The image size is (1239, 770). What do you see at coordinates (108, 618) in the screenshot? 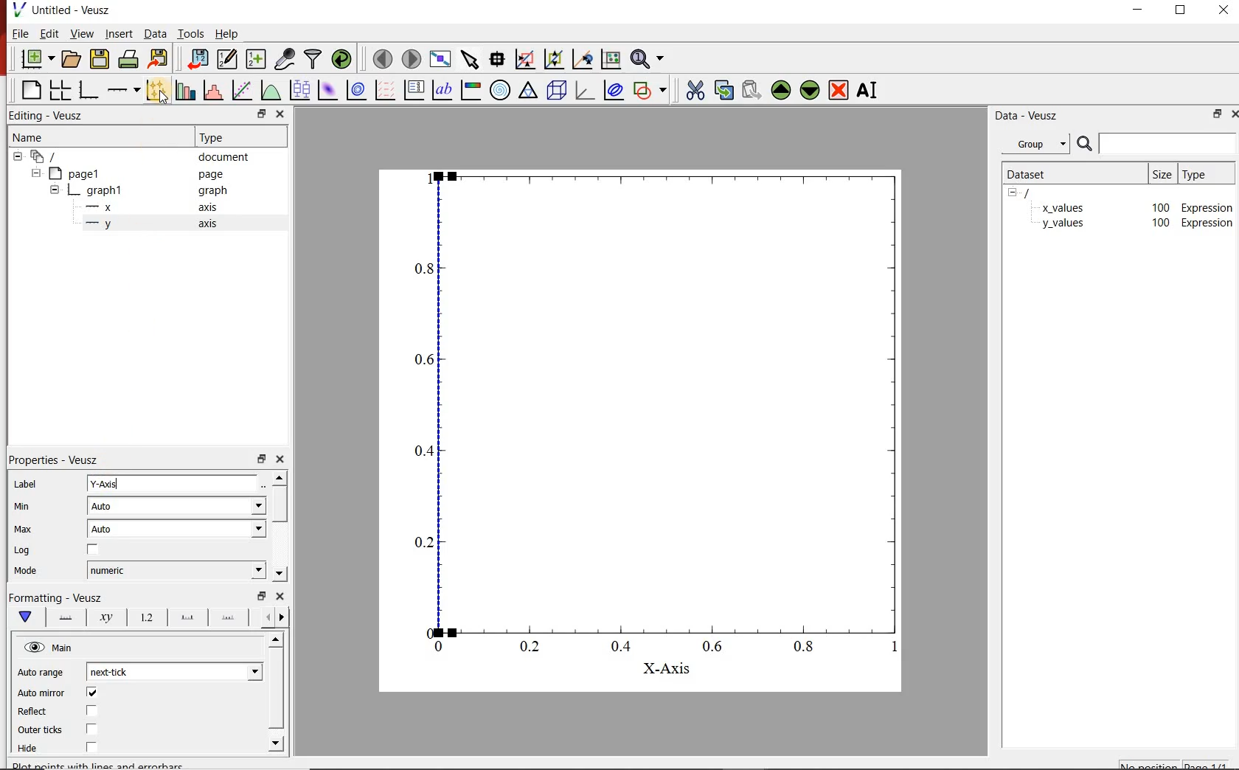
I see `axis label` at bounding box center [108, 618].